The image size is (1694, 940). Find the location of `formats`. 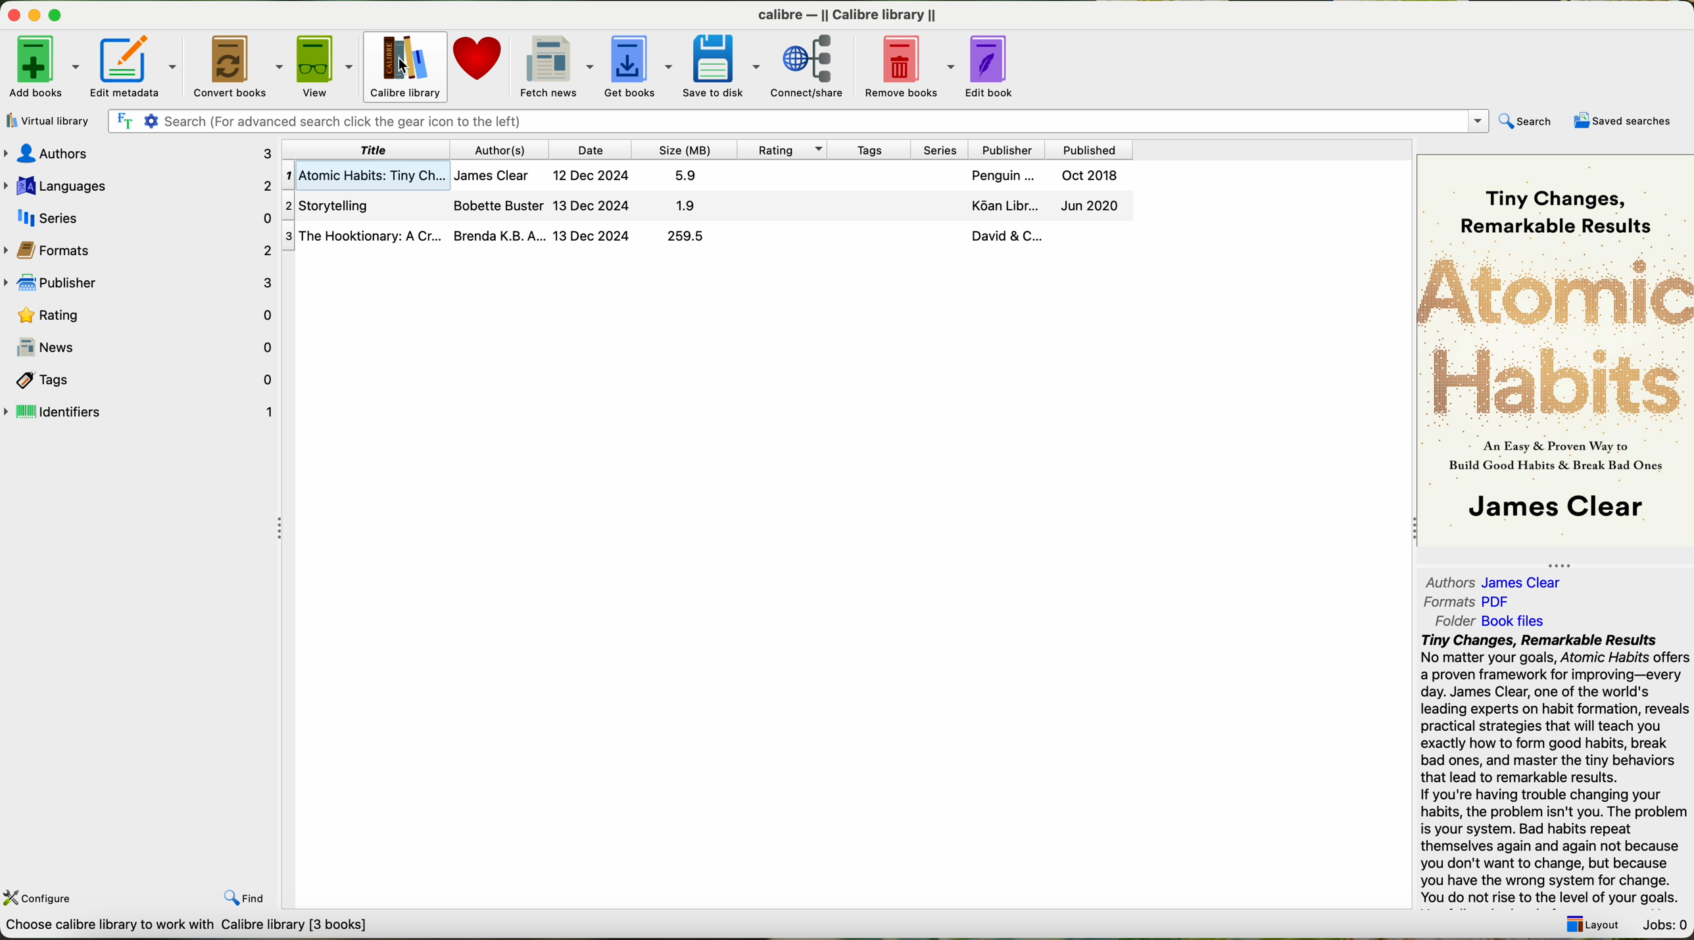

formats is located at coordinates (140, 249).